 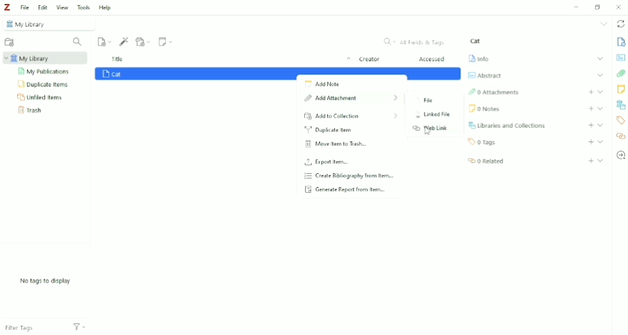 I want to click on Info, so click(x=621, y=41).